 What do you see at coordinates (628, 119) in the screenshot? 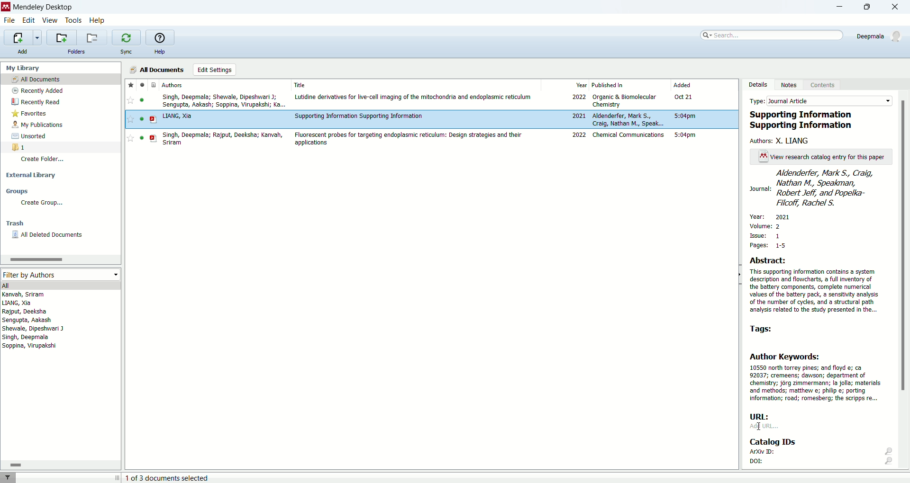
I see `Aldenderfer, Mark S.,
Craig, Nathan M., Speak...` at bounding box center [628, 119].